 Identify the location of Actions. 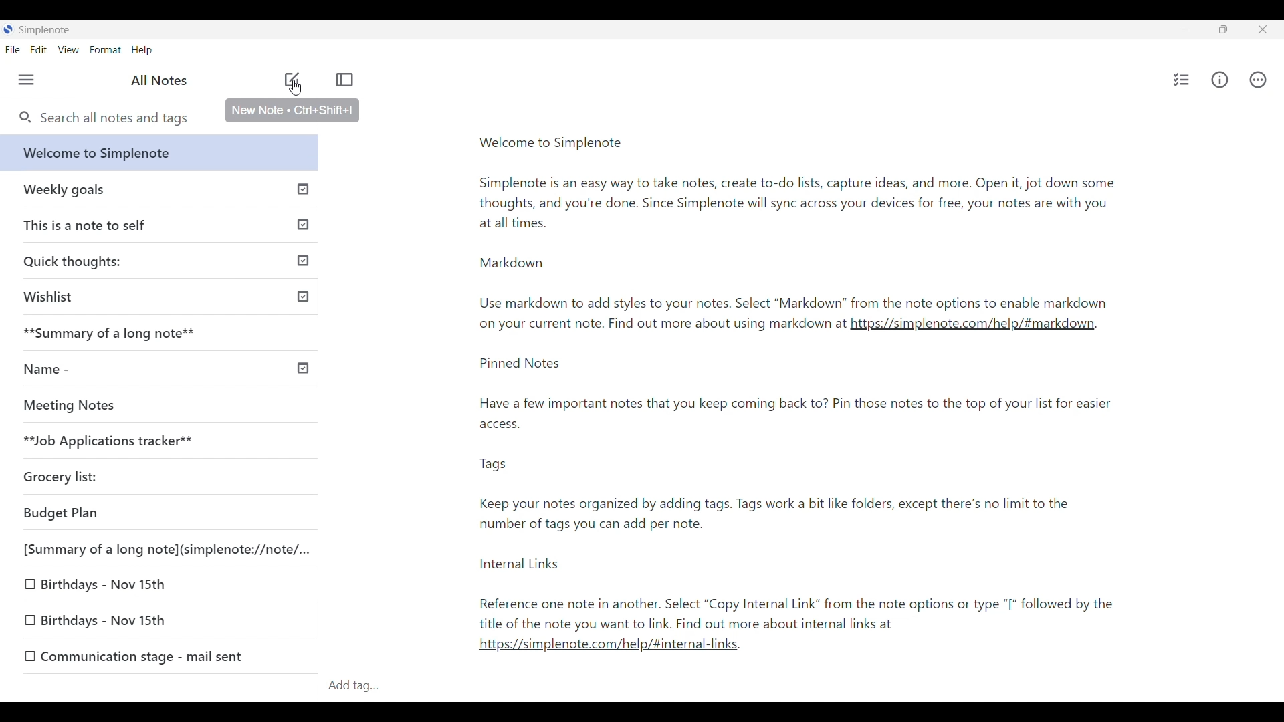
(1258, 80).